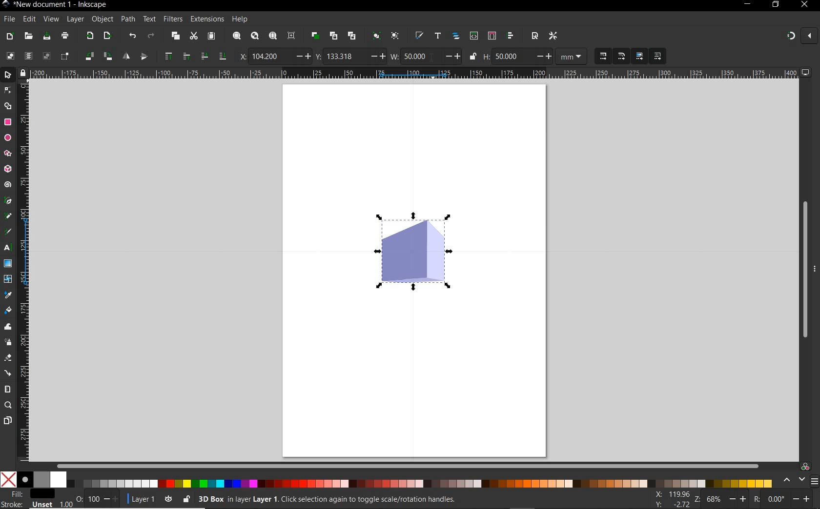  Describe the element at coordinates (9, 342) in the screenshot. I see `spray tool` at that location.